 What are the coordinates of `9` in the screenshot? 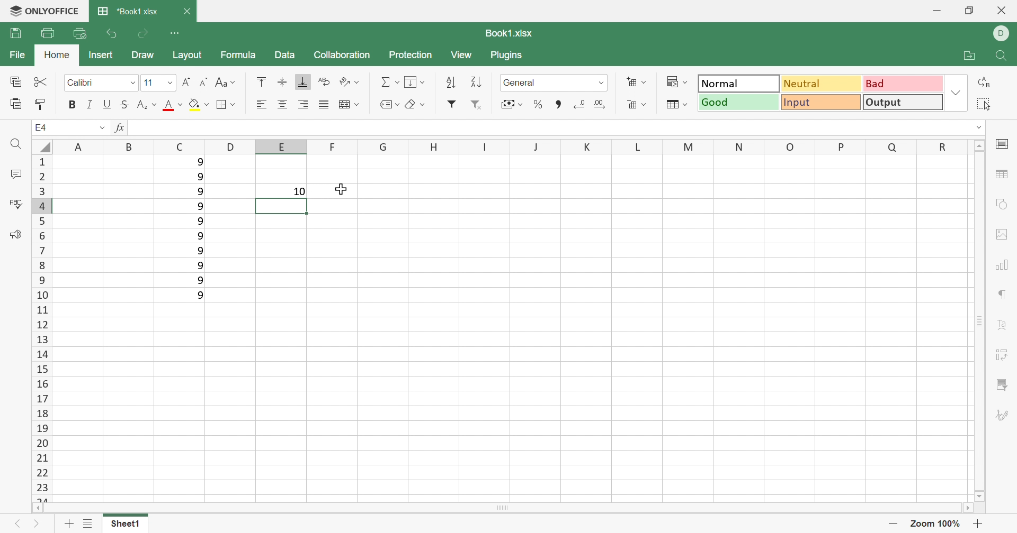 It's located at (201, 236).